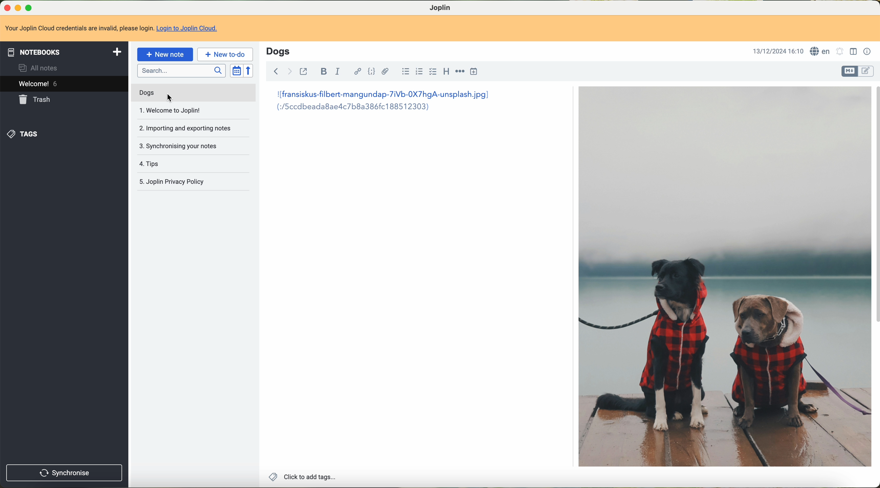  I want to click on bold, so click(323, 72).